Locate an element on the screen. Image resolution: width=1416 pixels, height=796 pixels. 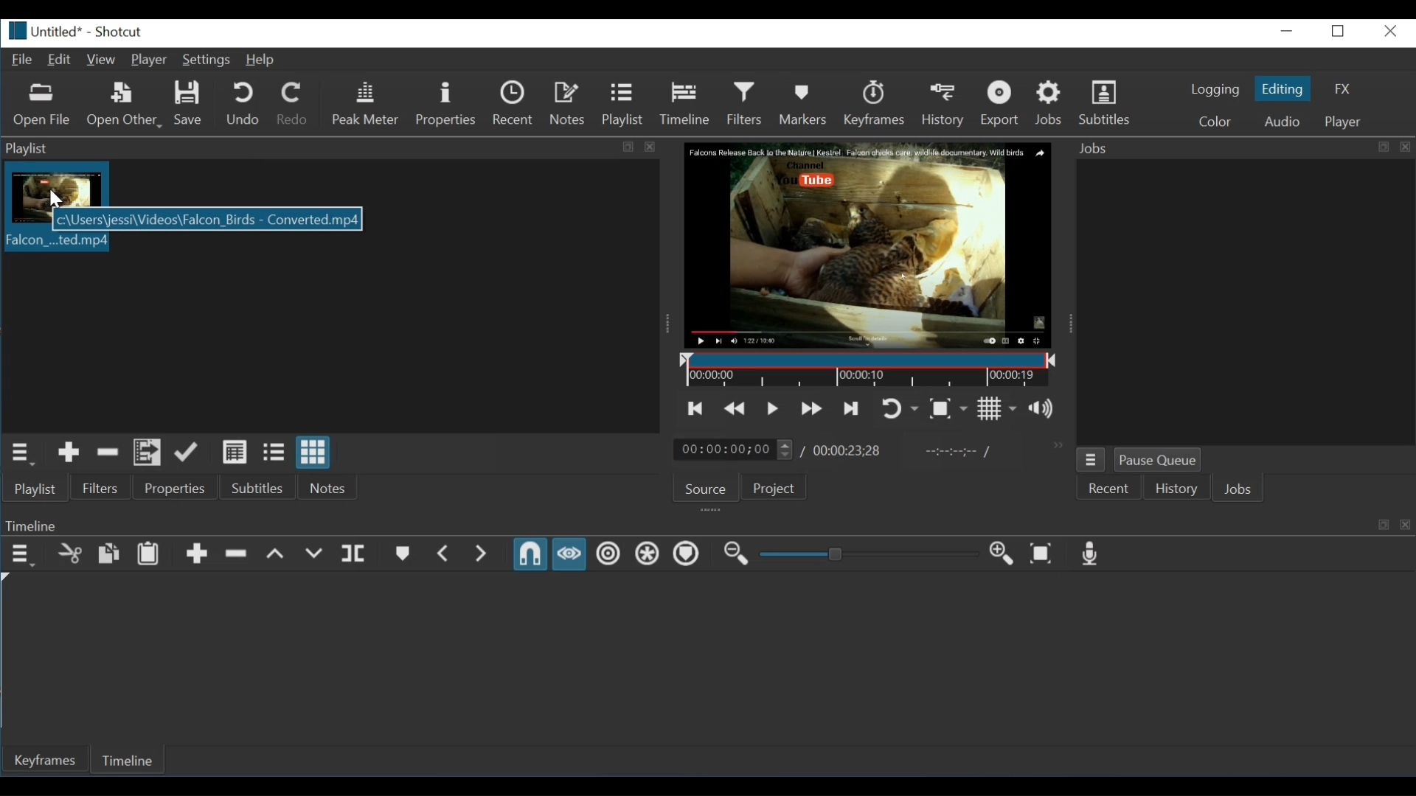
Jobs Panel is located at coordinates (1242, 148).